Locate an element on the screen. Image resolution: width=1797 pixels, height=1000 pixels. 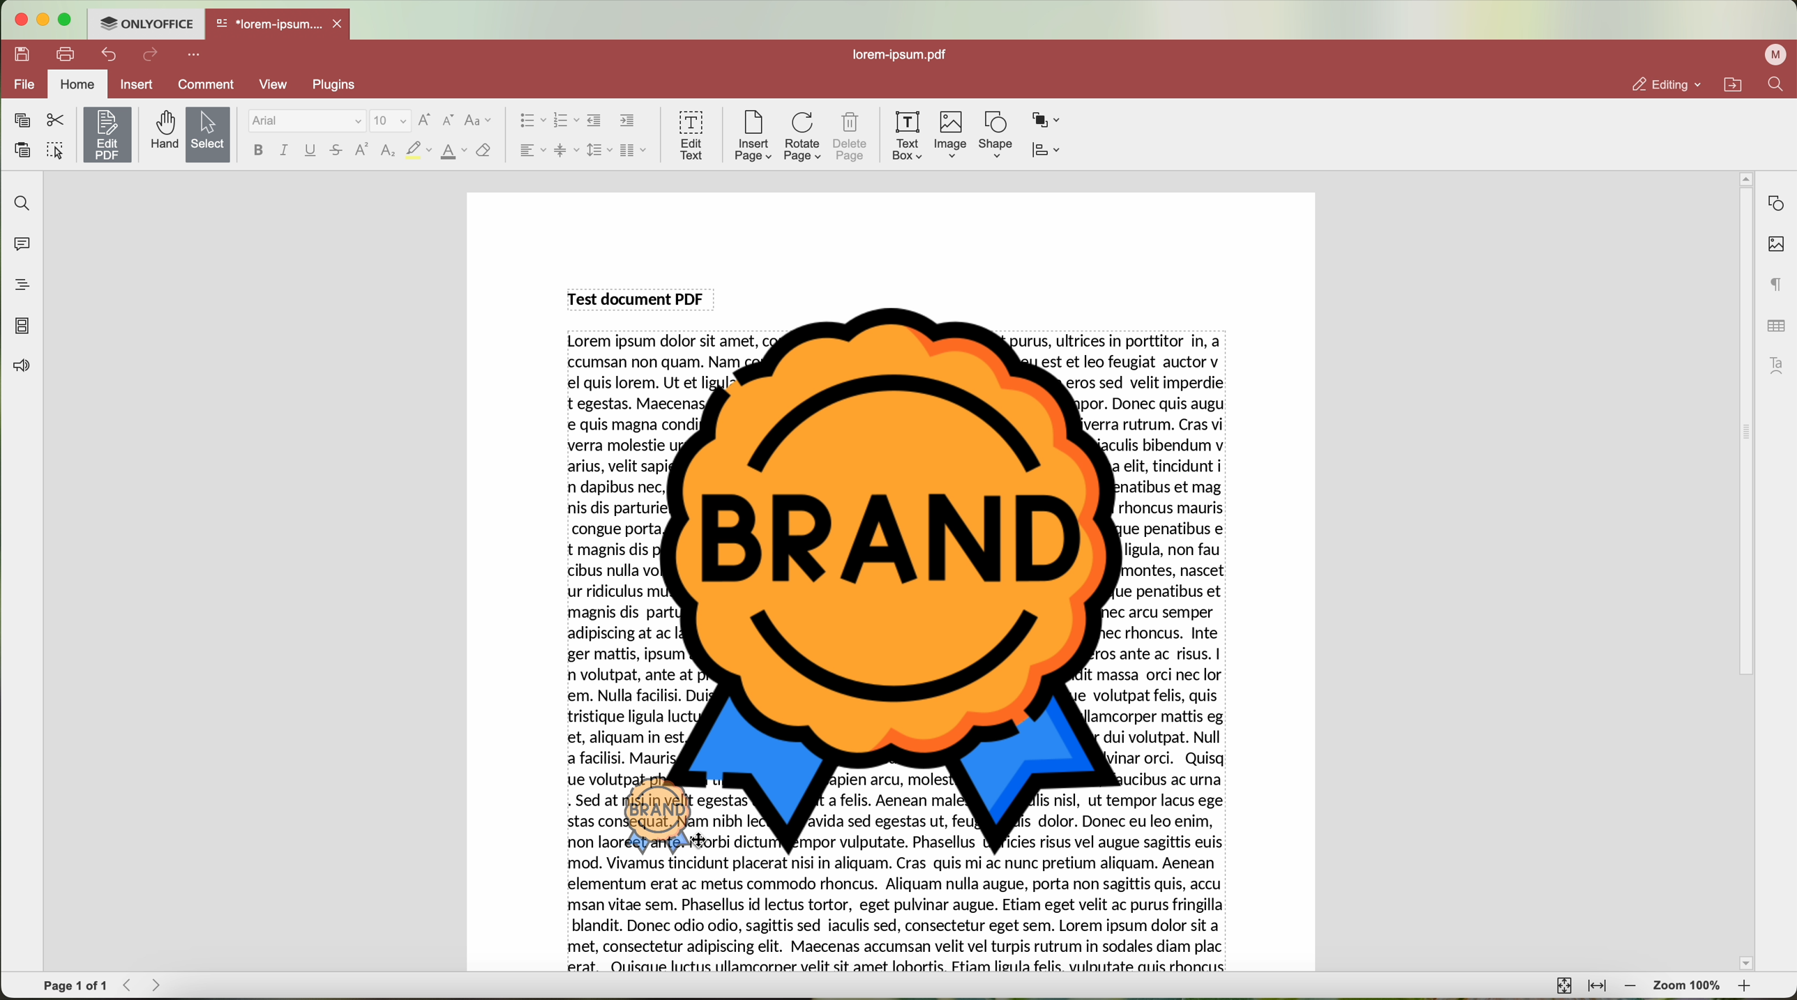
maximize is located at coordinates (66, 20).